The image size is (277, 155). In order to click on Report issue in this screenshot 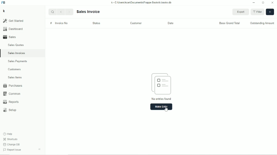, I will do `click(12, 150)`.